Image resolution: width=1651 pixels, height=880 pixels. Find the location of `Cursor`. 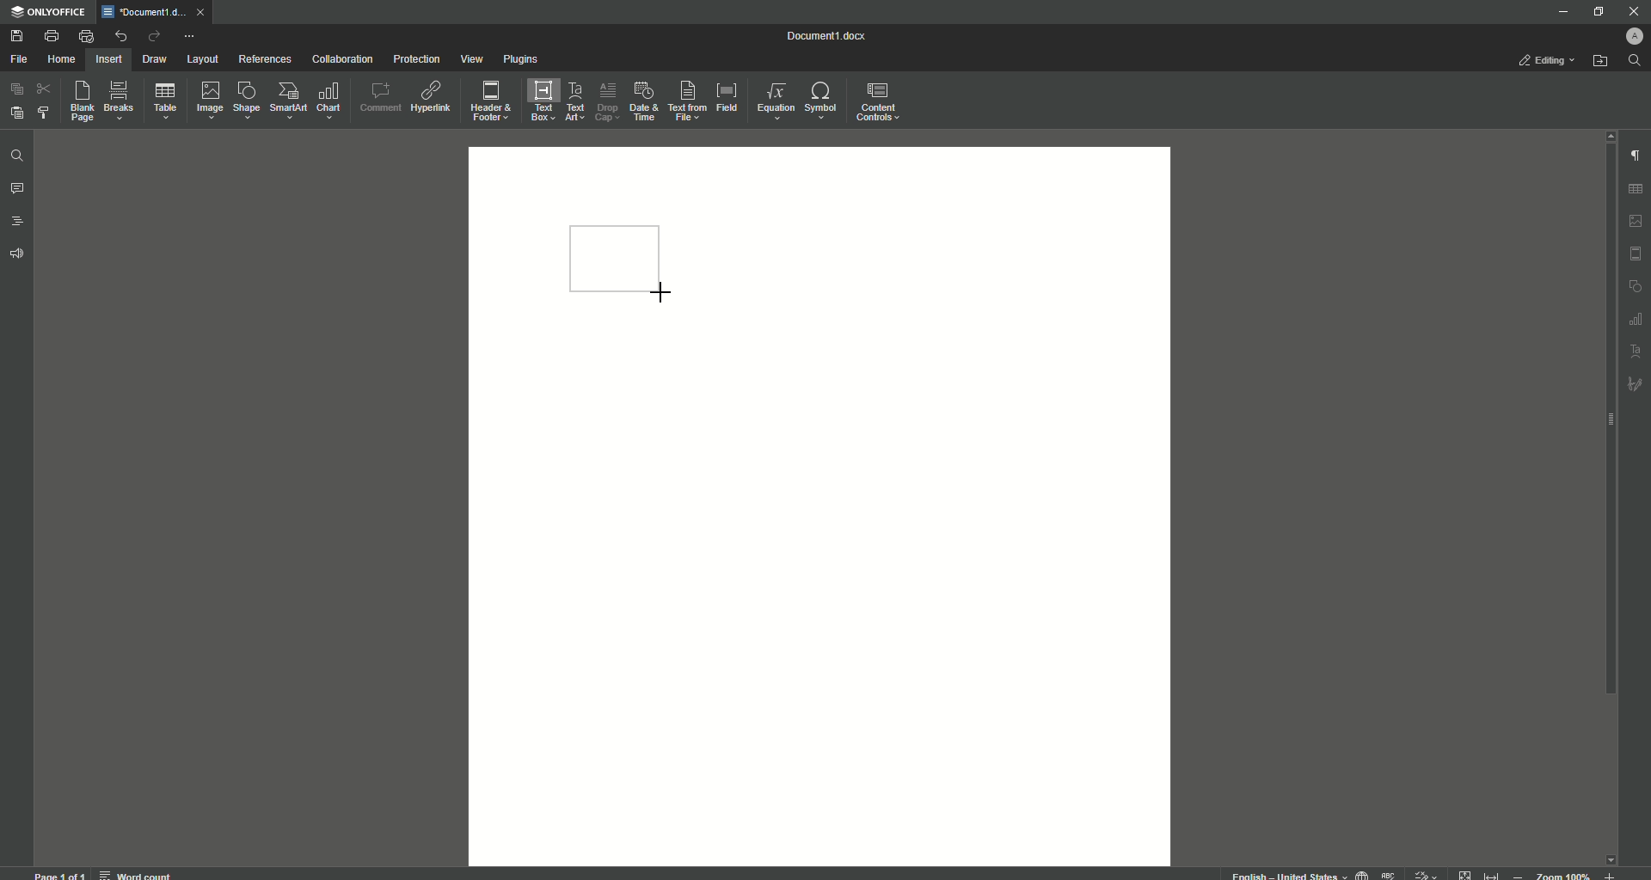

Cursor is located at coordinates (660, 296).